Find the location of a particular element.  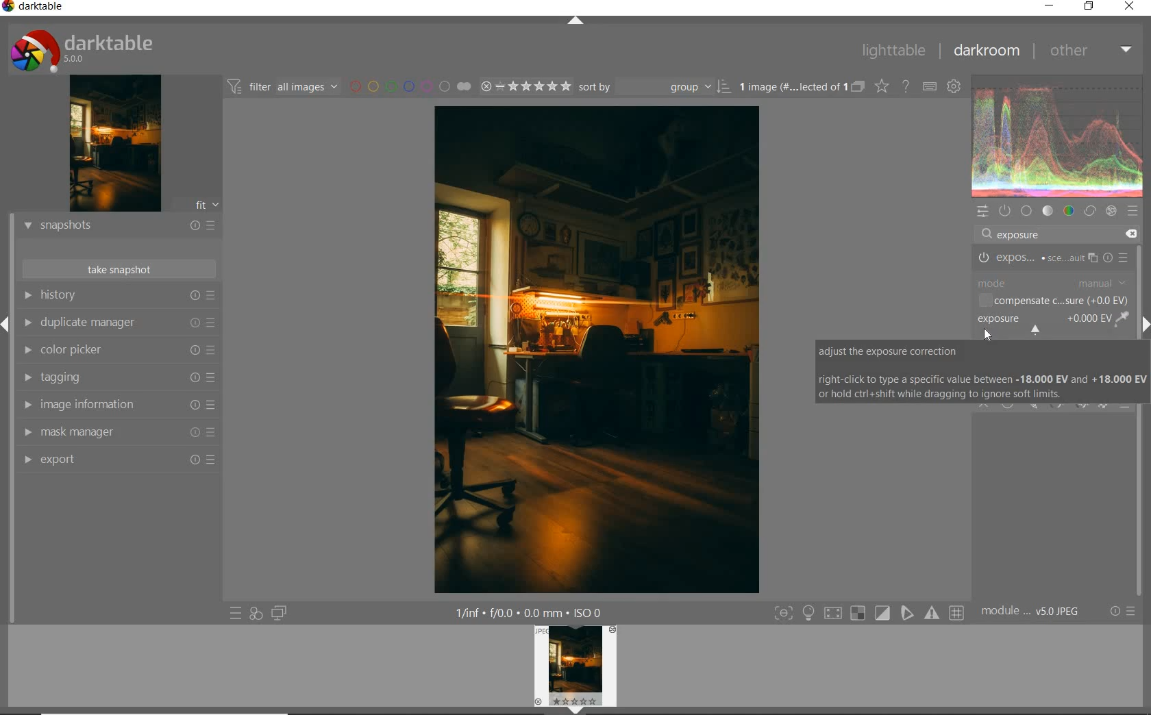

cursor is located at coordinates (987, 334).